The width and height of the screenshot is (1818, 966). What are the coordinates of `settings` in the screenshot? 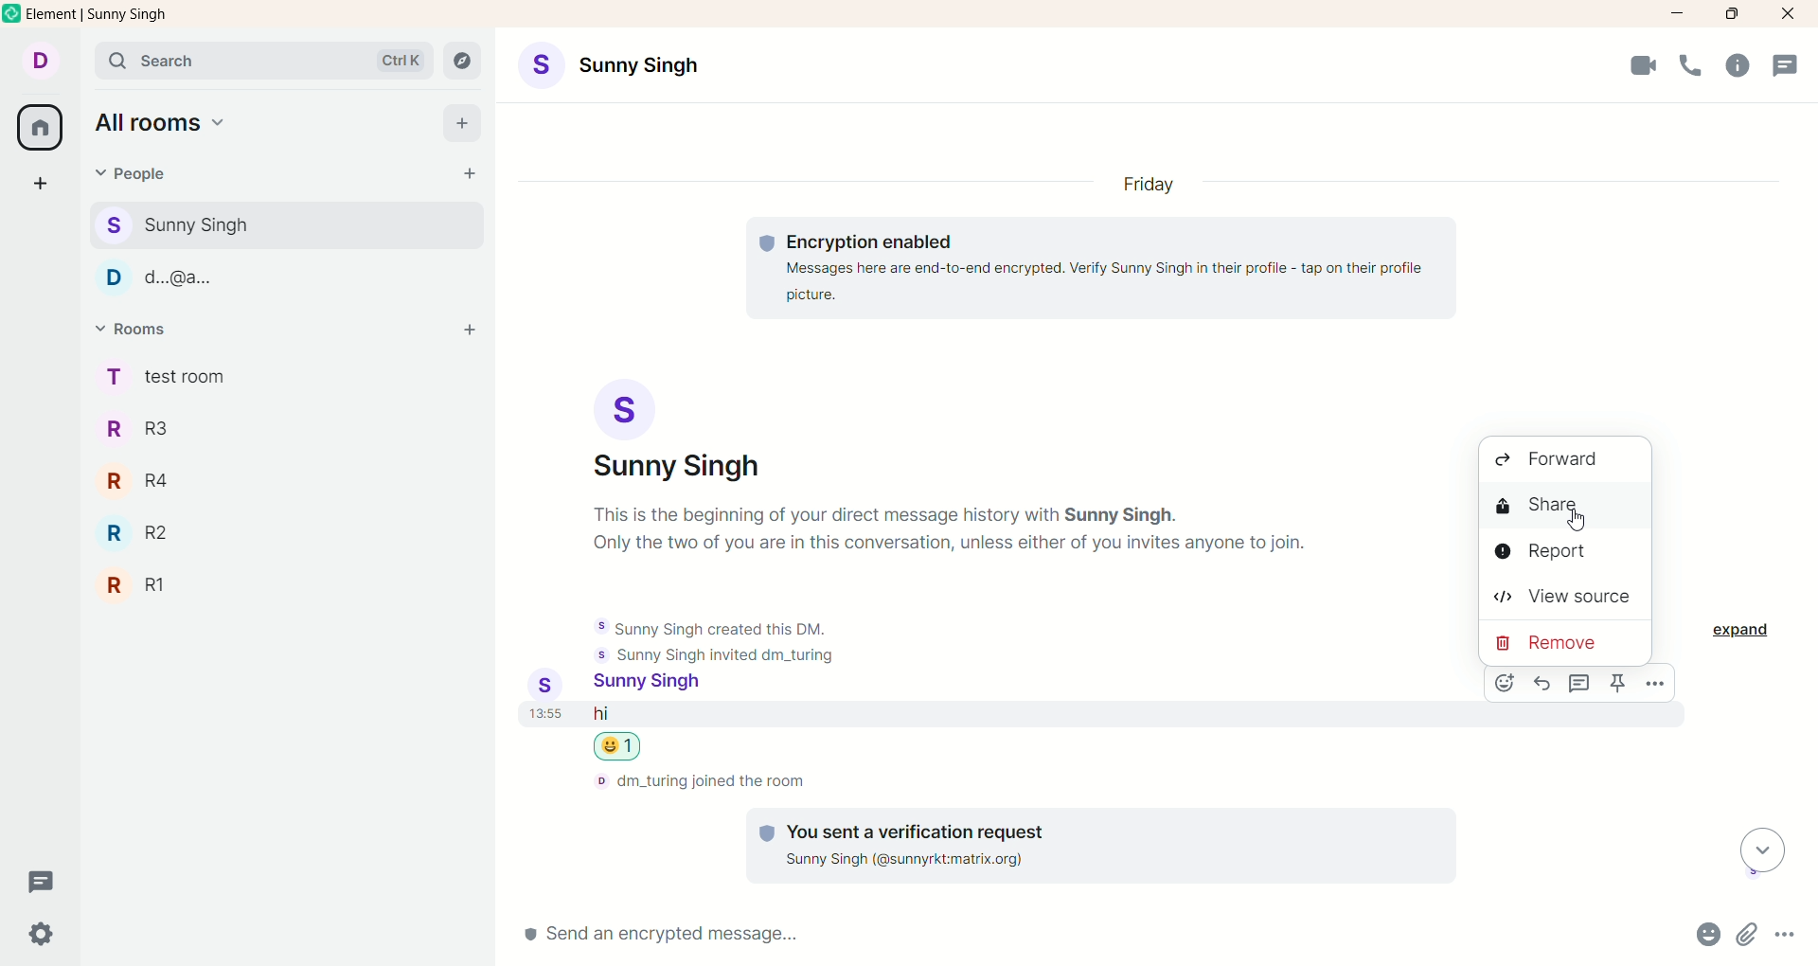 It's located at (48, 935).